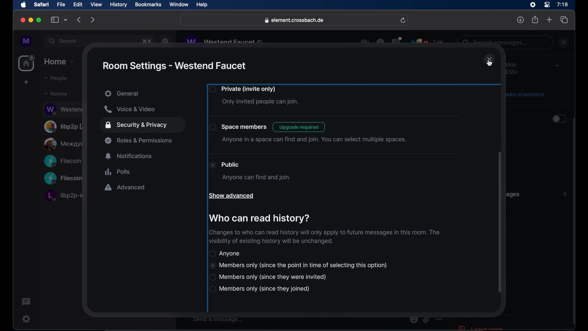 This screenshot has width=588, height=331. I want to click on backward, so click(79, 20).